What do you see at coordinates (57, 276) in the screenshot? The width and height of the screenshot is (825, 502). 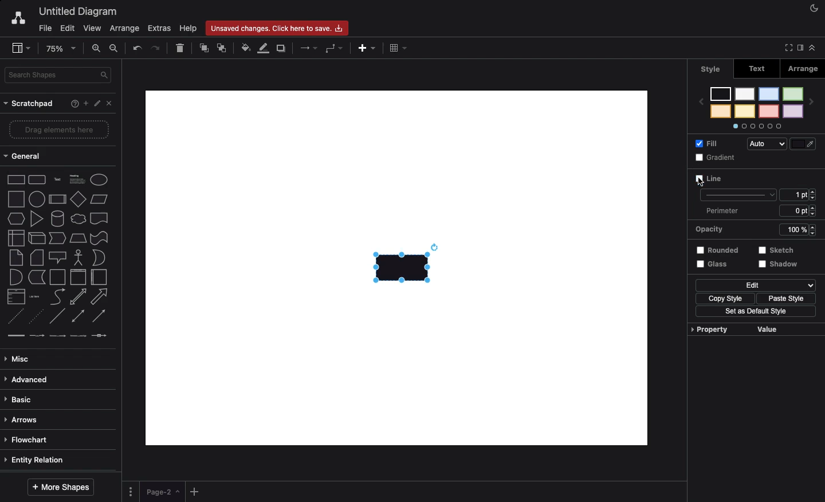 I see `container` at bounding box center [57, 276].